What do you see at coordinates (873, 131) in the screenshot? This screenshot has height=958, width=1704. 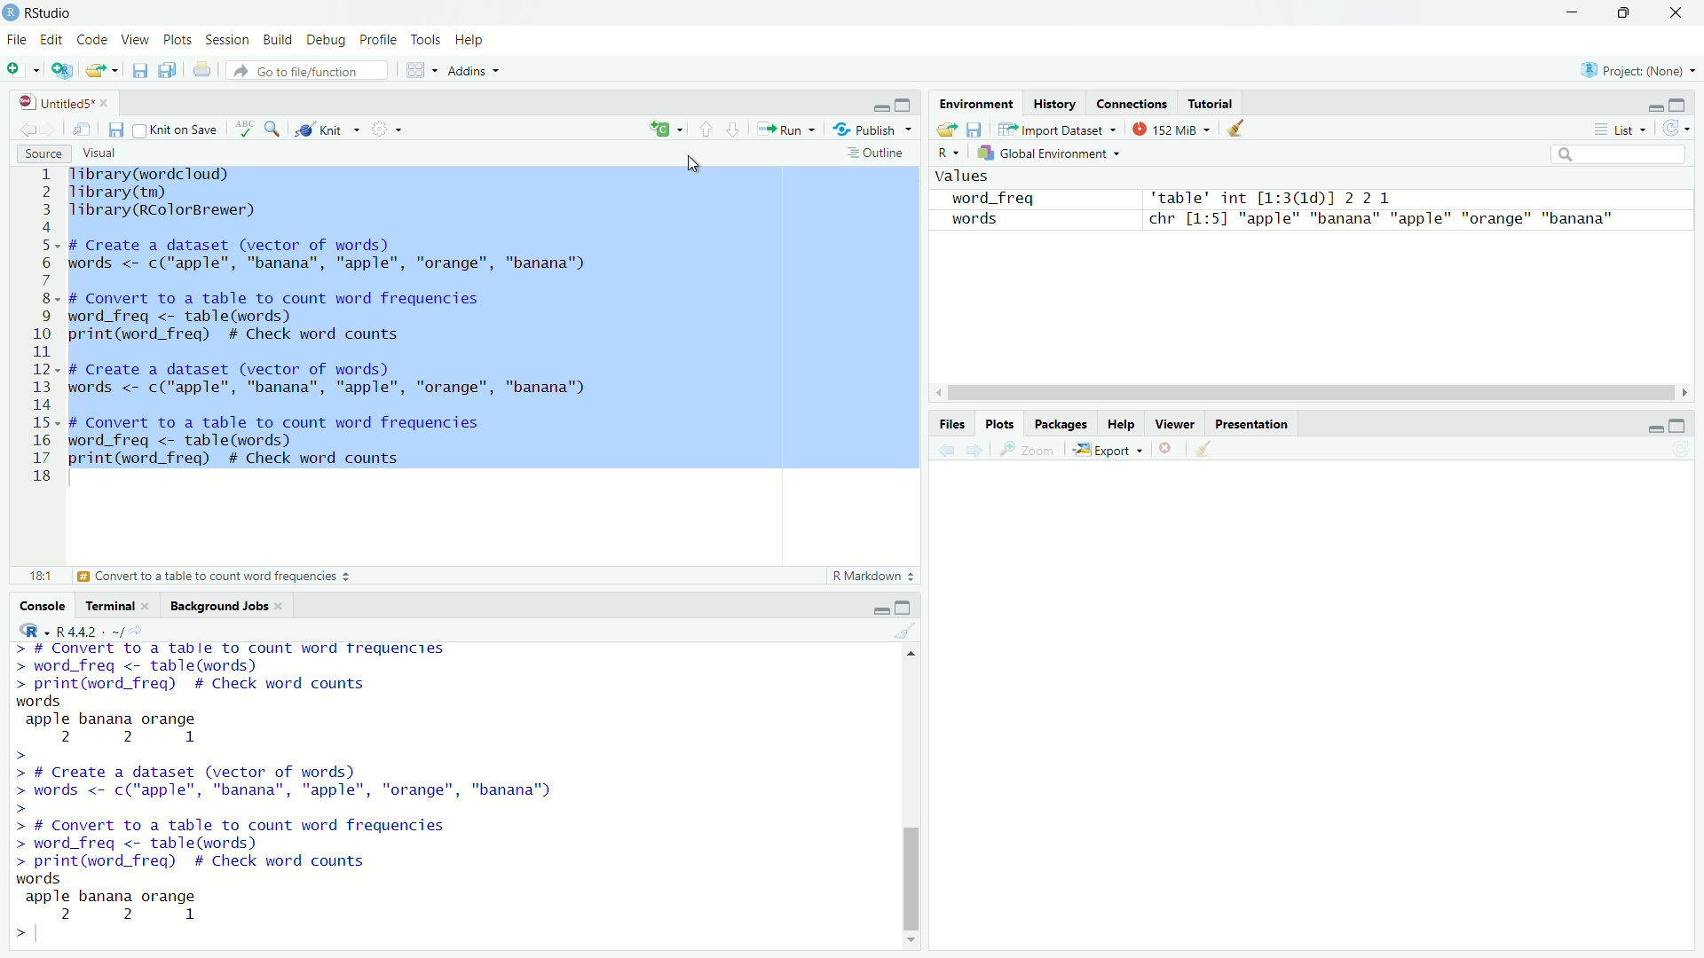 I see `Publish` at bounding box center [873, 131].